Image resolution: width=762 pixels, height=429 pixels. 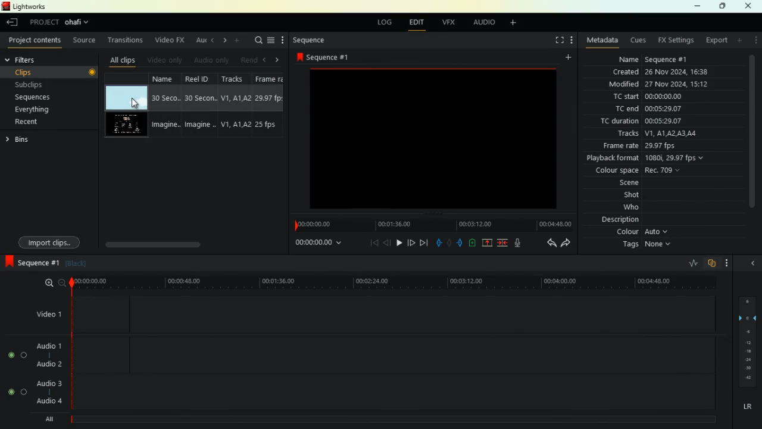 What do you see at coordinates (631, 183) in the screenshot?
I see `scene` at bounding box center [631, 183].